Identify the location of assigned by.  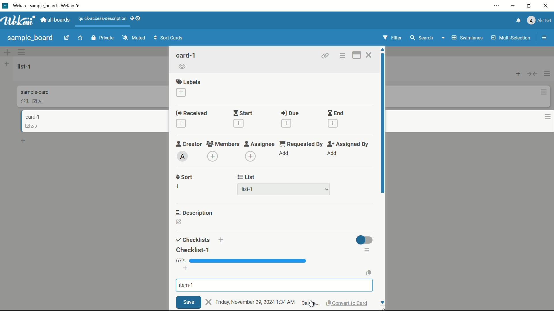
(348, 145).